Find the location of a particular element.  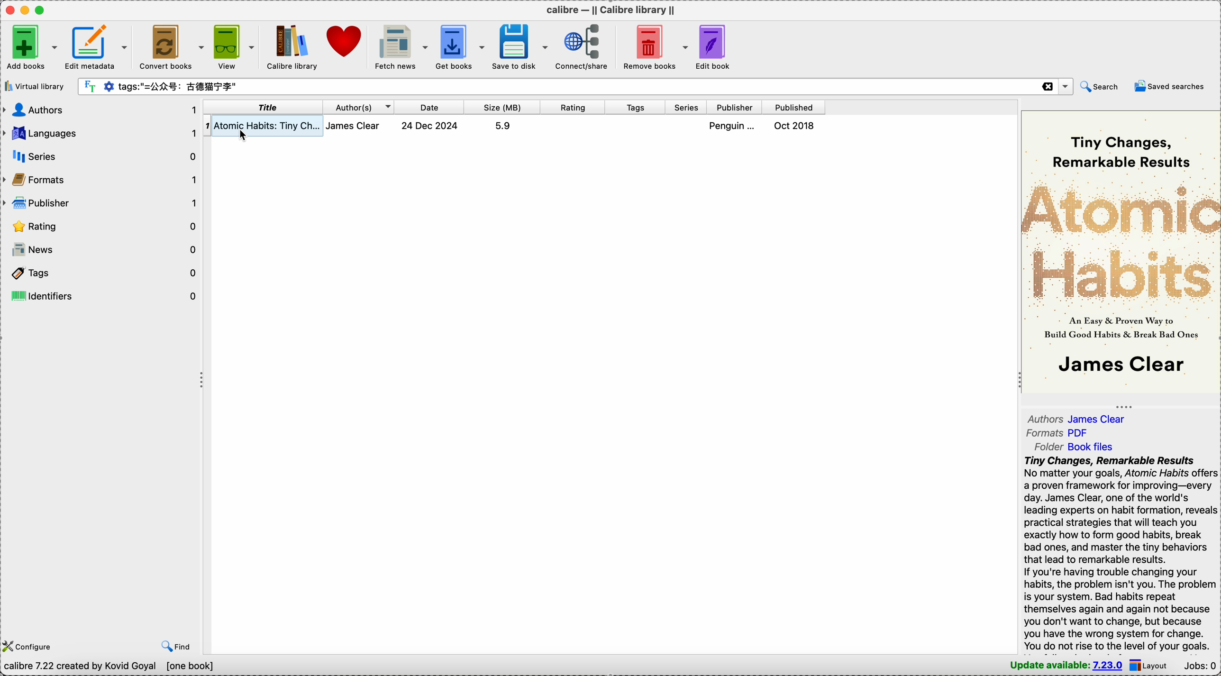

update available is located at coordinates (1066, 666).